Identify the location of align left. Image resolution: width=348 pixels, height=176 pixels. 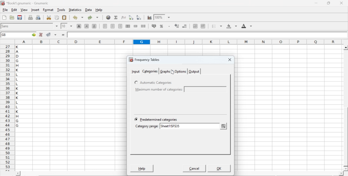
(105, 26).